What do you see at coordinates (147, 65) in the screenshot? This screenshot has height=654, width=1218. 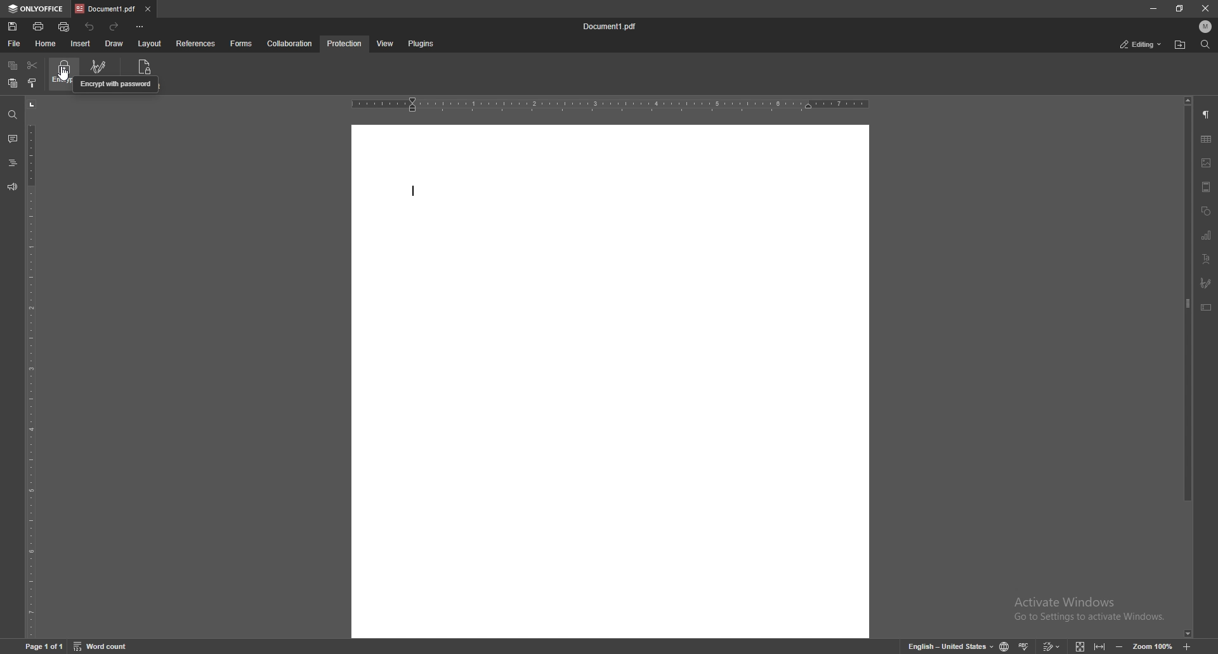 I see `protect document` at bounding box center [147, 65].